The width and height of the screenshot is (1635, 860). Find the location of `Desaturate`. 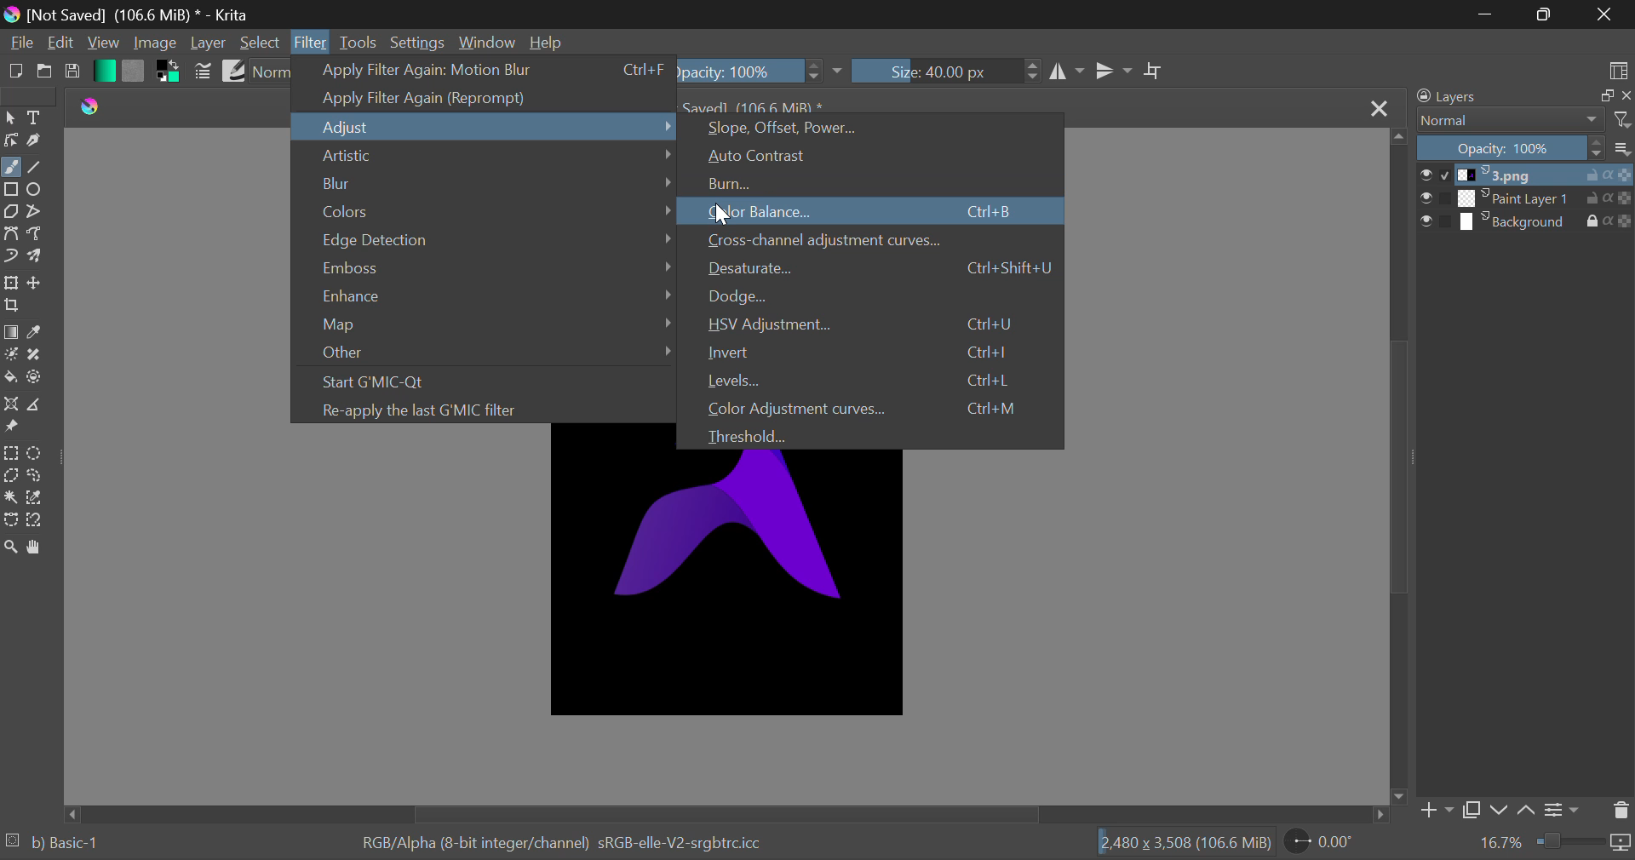

Desaturate is located at coordinates (878, 270).